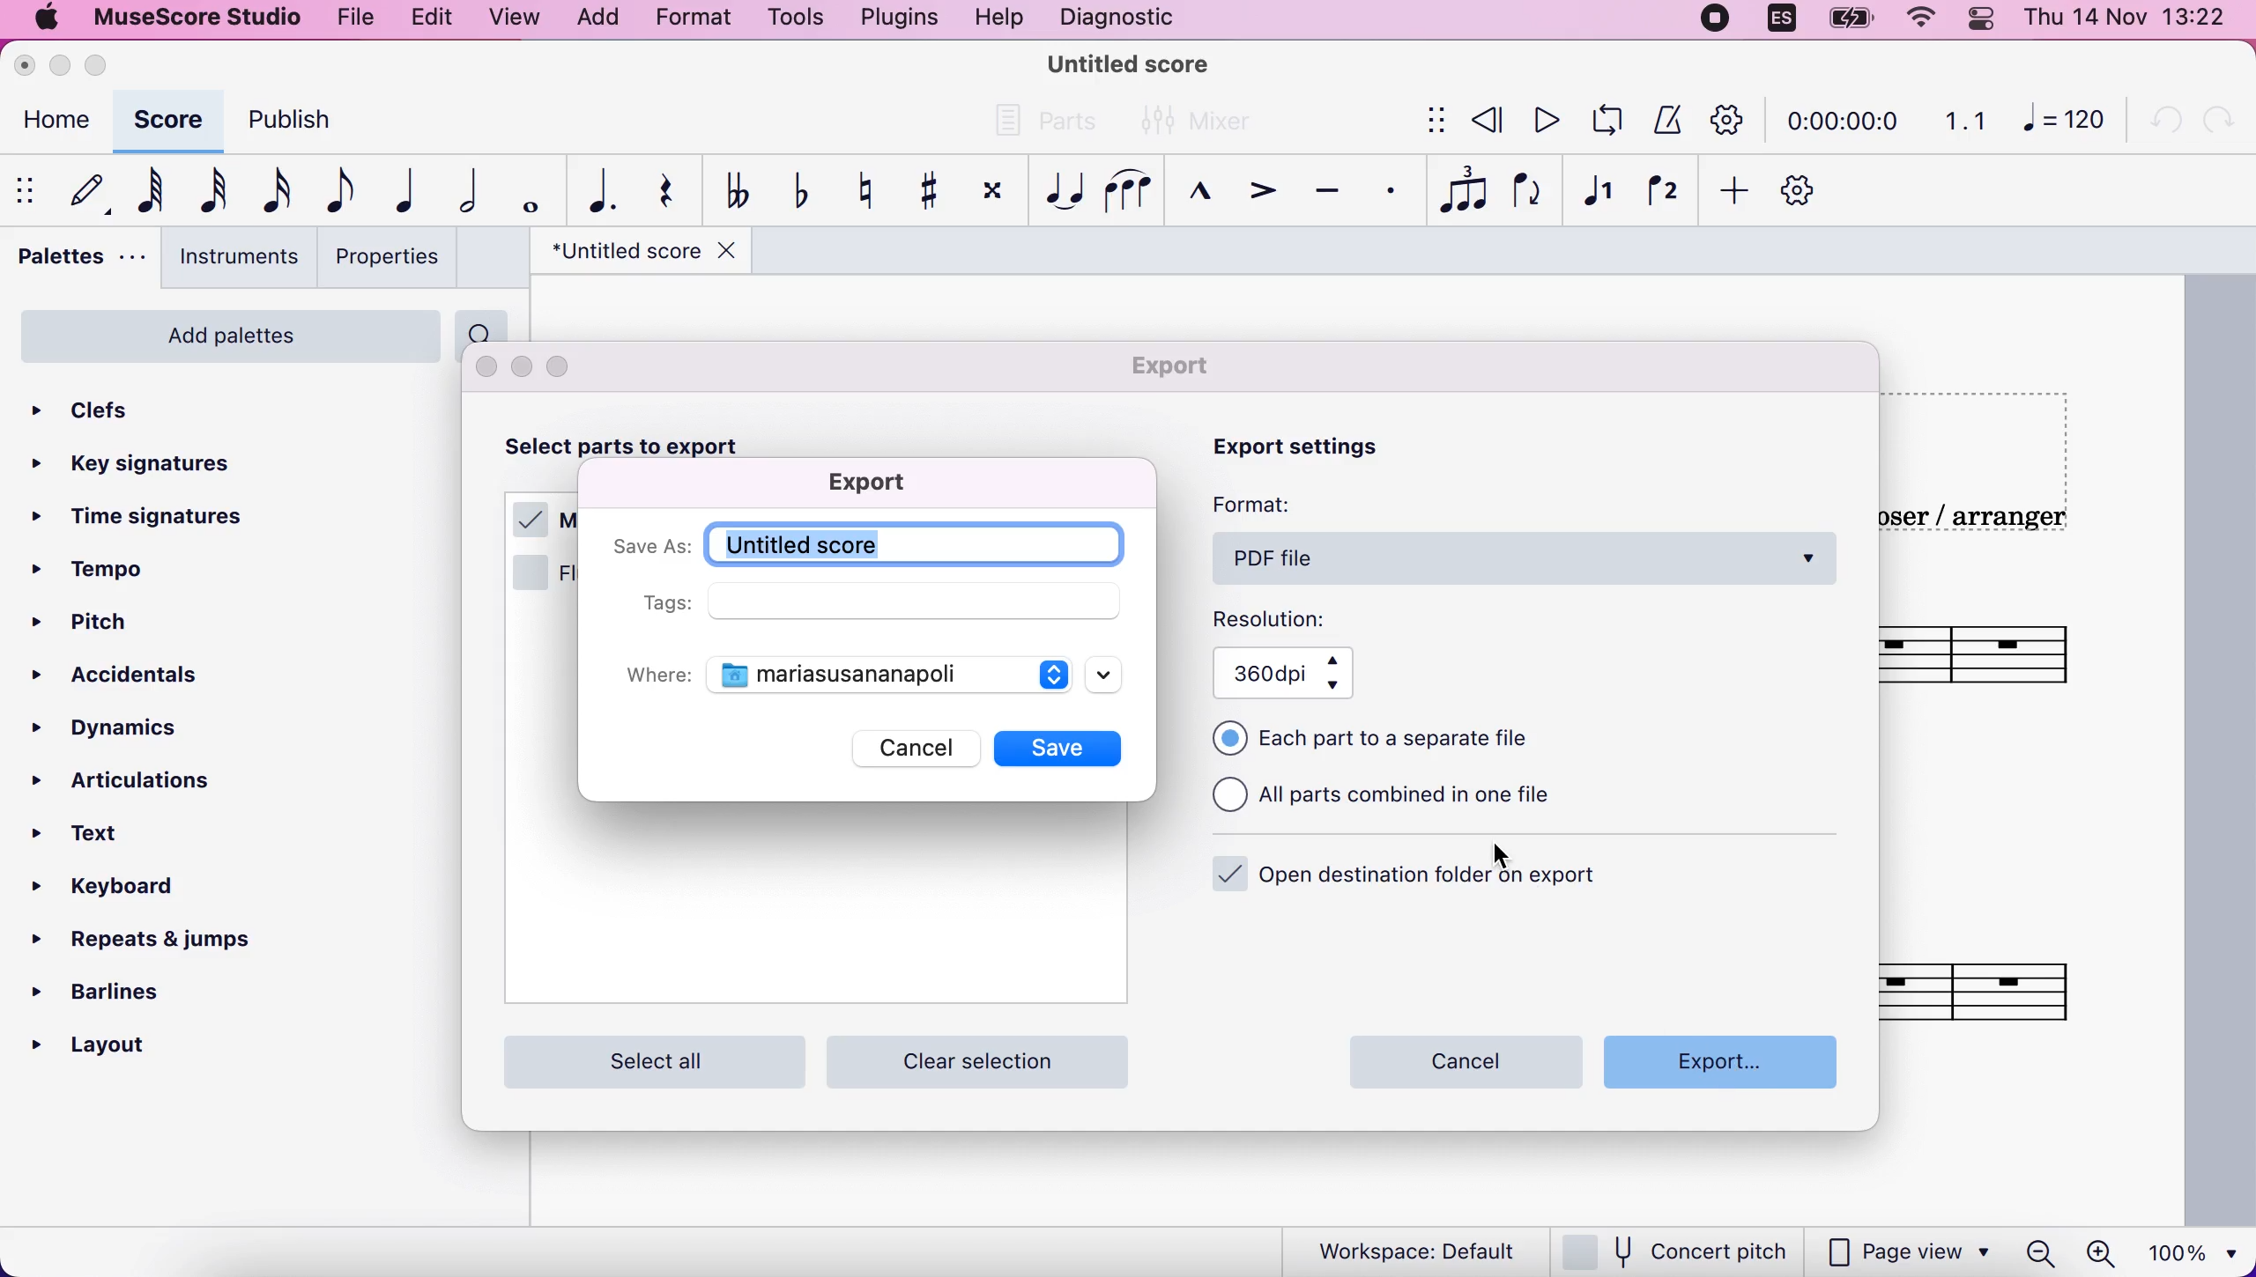  I want to click on palettes, so click(76, 262).